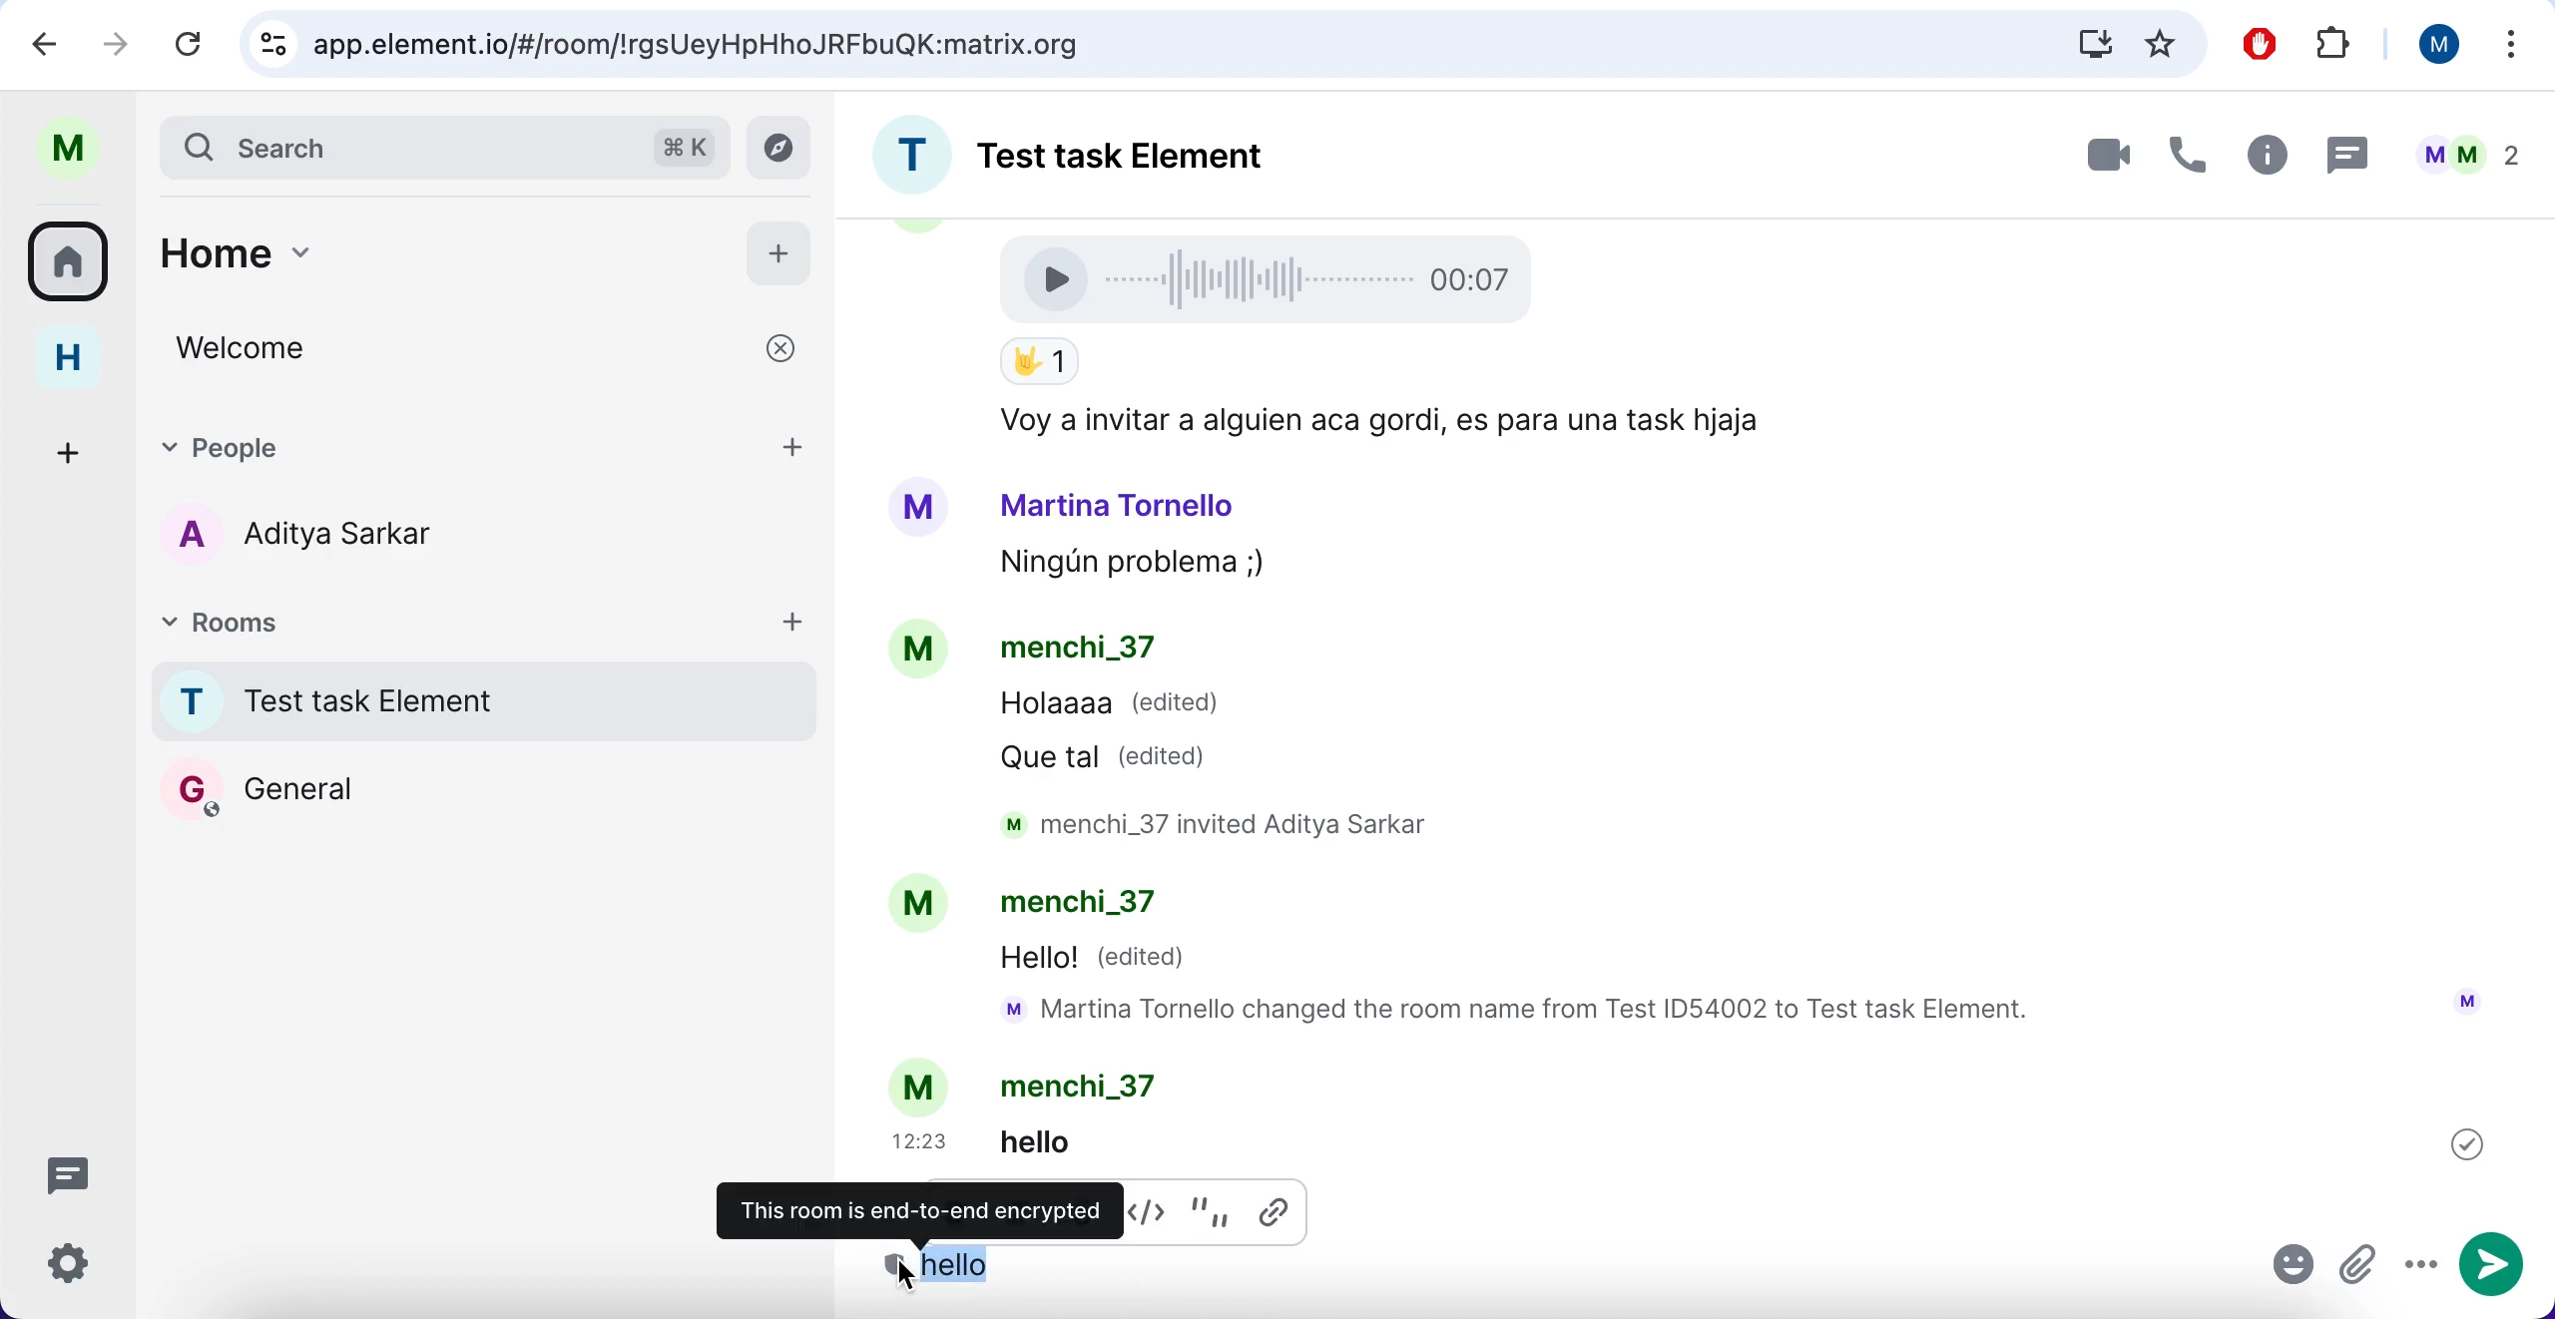  What do you see at coordinates (477, 700) in the screenshot?
I see `room name` at bounding box center [477, 700].